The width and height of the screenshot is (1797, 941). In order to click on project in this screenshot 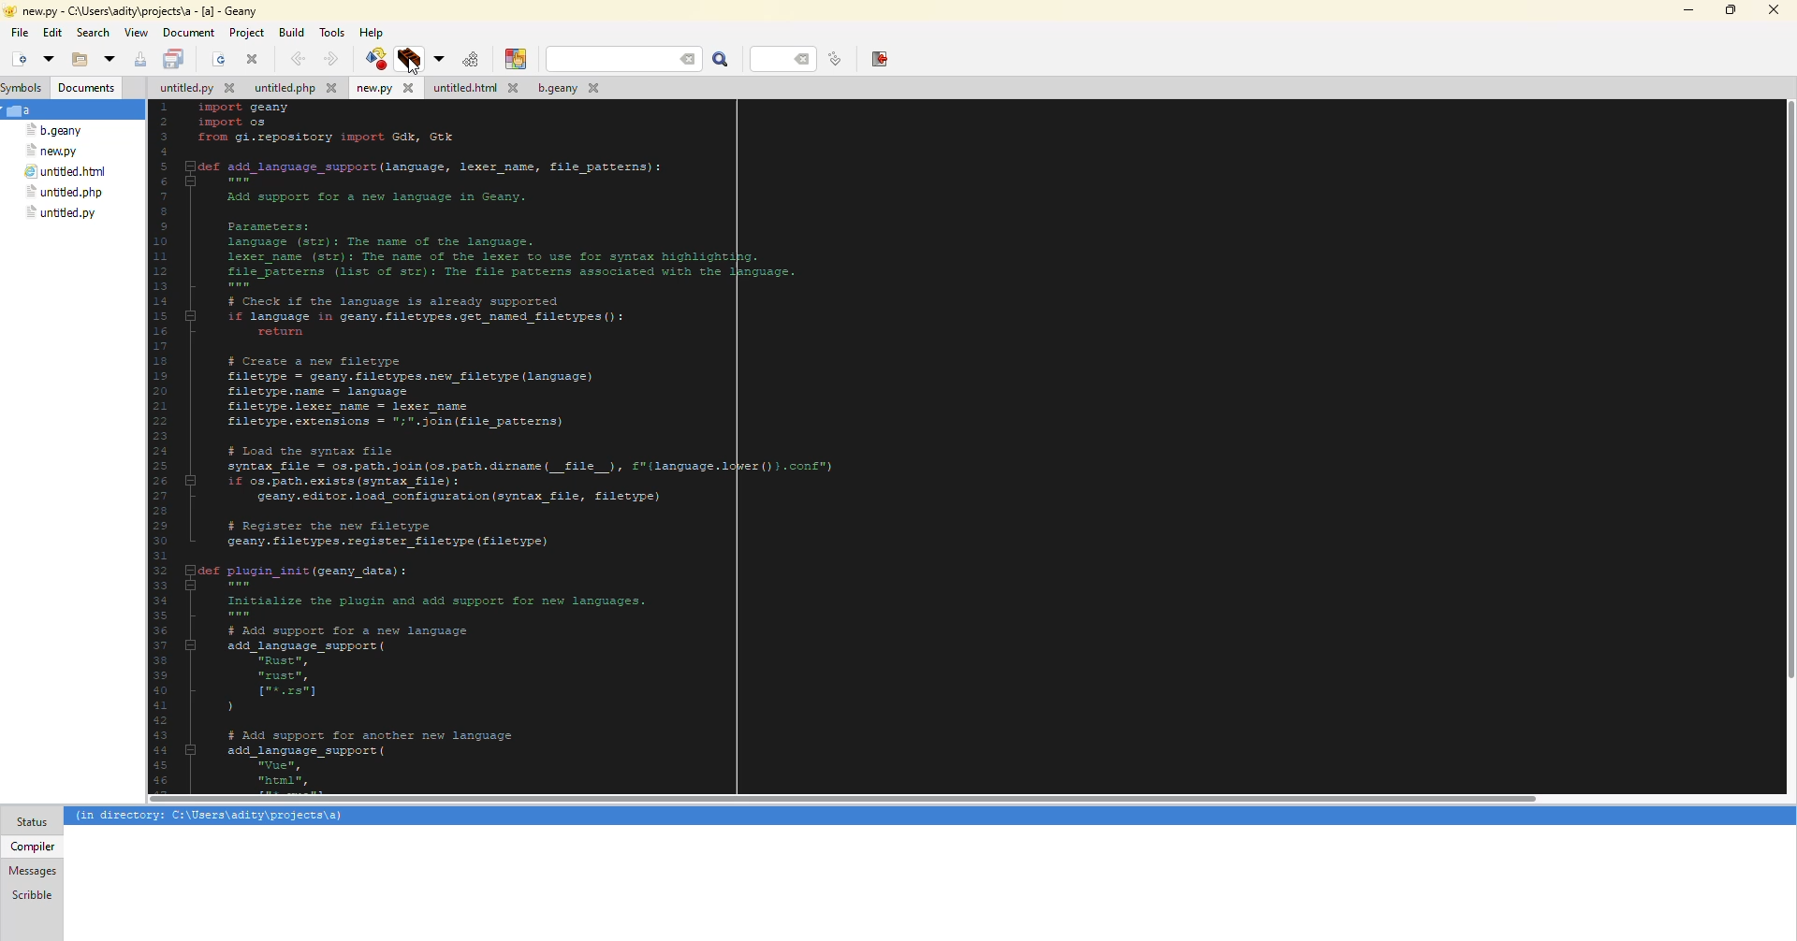, I will do `click(247, 33)`.